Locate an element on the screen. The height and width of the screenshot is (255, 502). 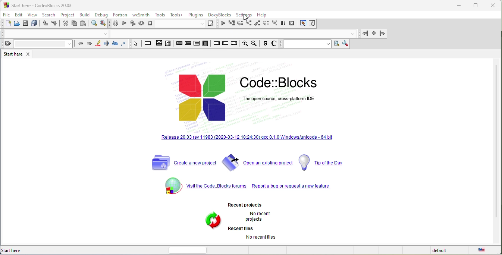
redo is located at coordinates (56, 24).